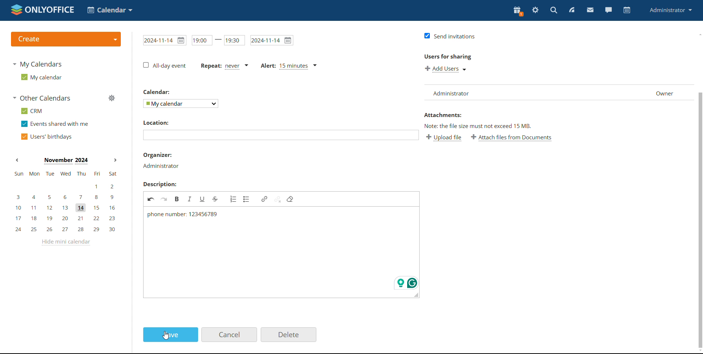 Image resolution: width=703 pixels, height=354 pixels. Describe the element at coordinates (450, 36) in the screenshot. I see `checkbox` at that location.